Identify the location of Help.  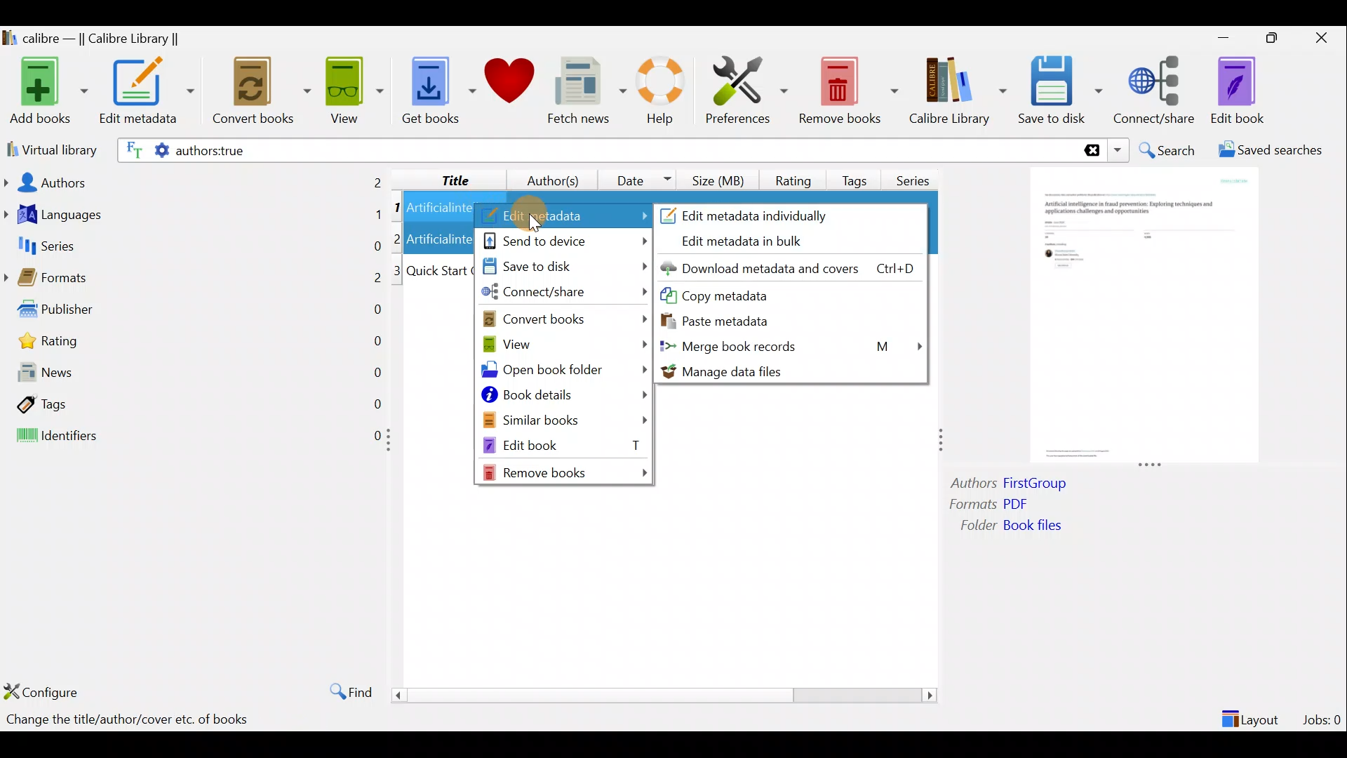
(658, 93).